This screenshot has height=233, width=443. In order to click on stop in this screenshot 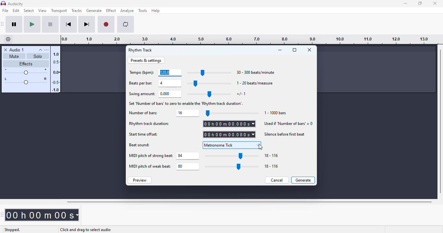, I will do `click(50, 24)`.